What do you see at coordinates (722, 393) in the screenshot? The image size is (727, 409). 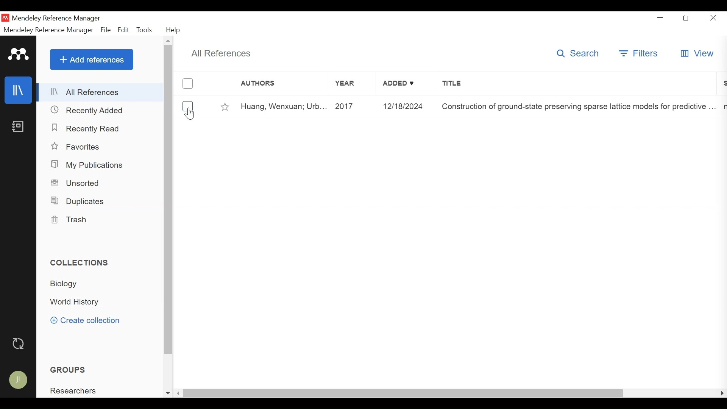 I see `Scroll Right` at bounding box center [722, 393].